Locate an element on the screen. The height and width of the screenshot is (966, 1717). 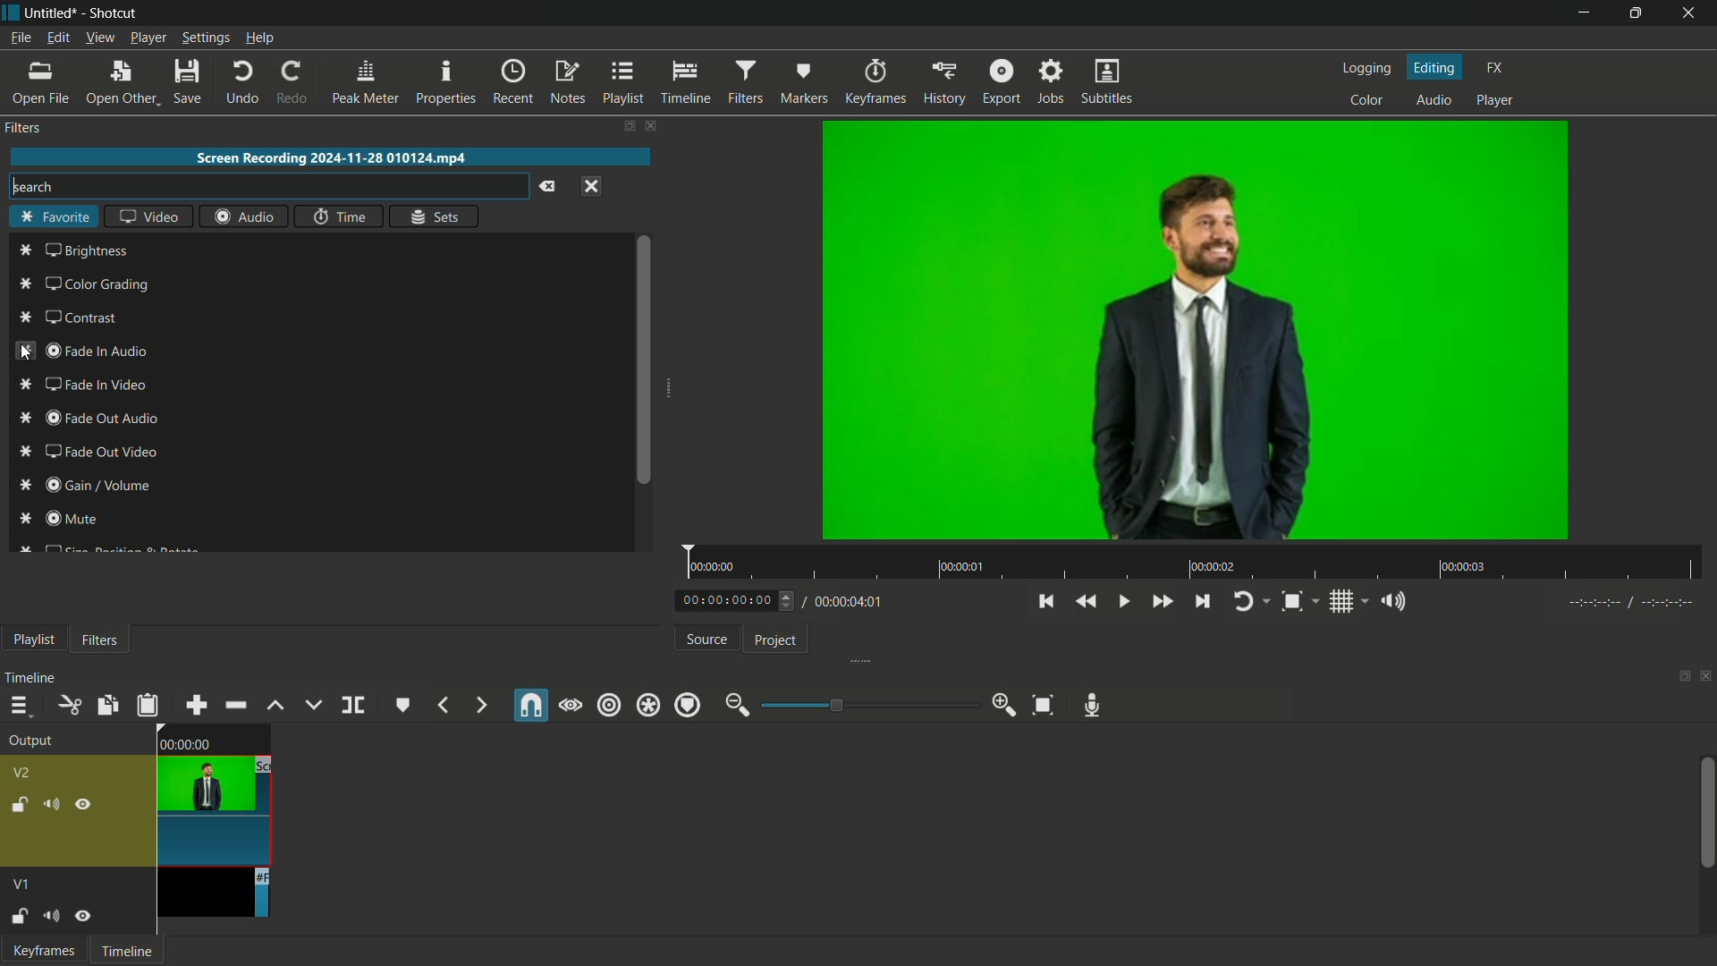
player menu is located at coordinates (148, 38).